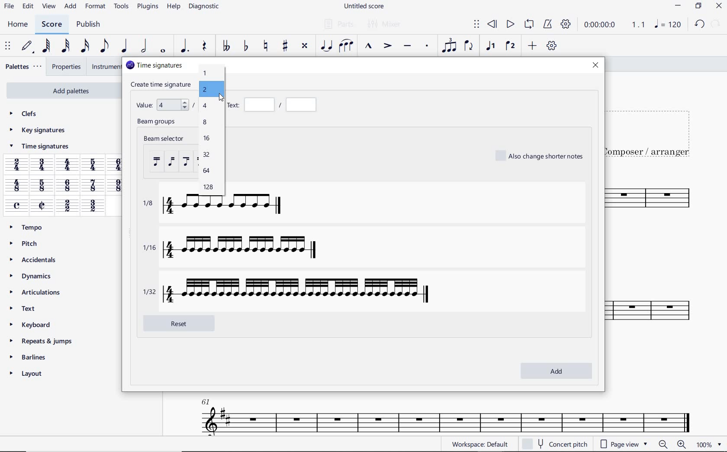 This screenshot has width=727, height=452. What do you see at coordinates (66, 46) in the screenshot?
I see `32ND NOTE` at bounding box center [66, 46].